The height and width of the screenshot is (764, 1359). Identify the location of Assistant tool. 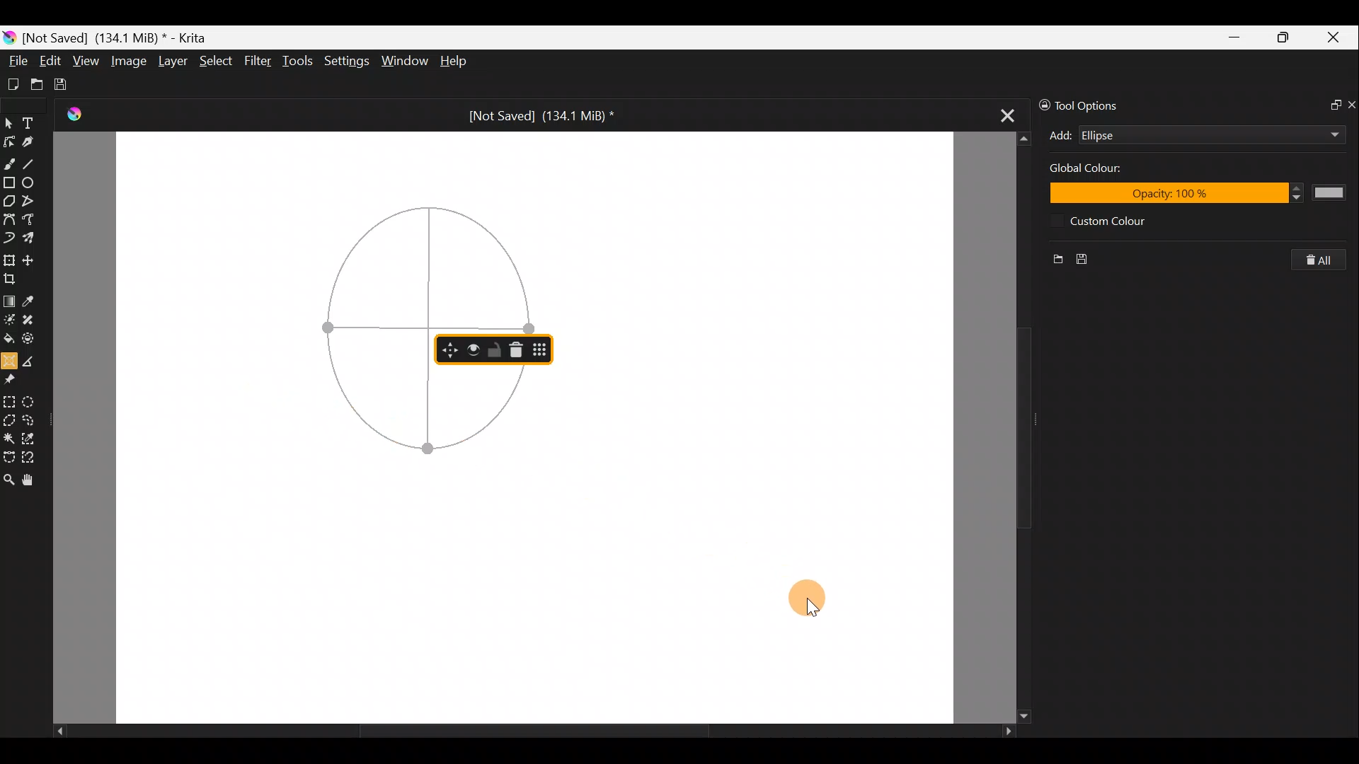
(9, 359).